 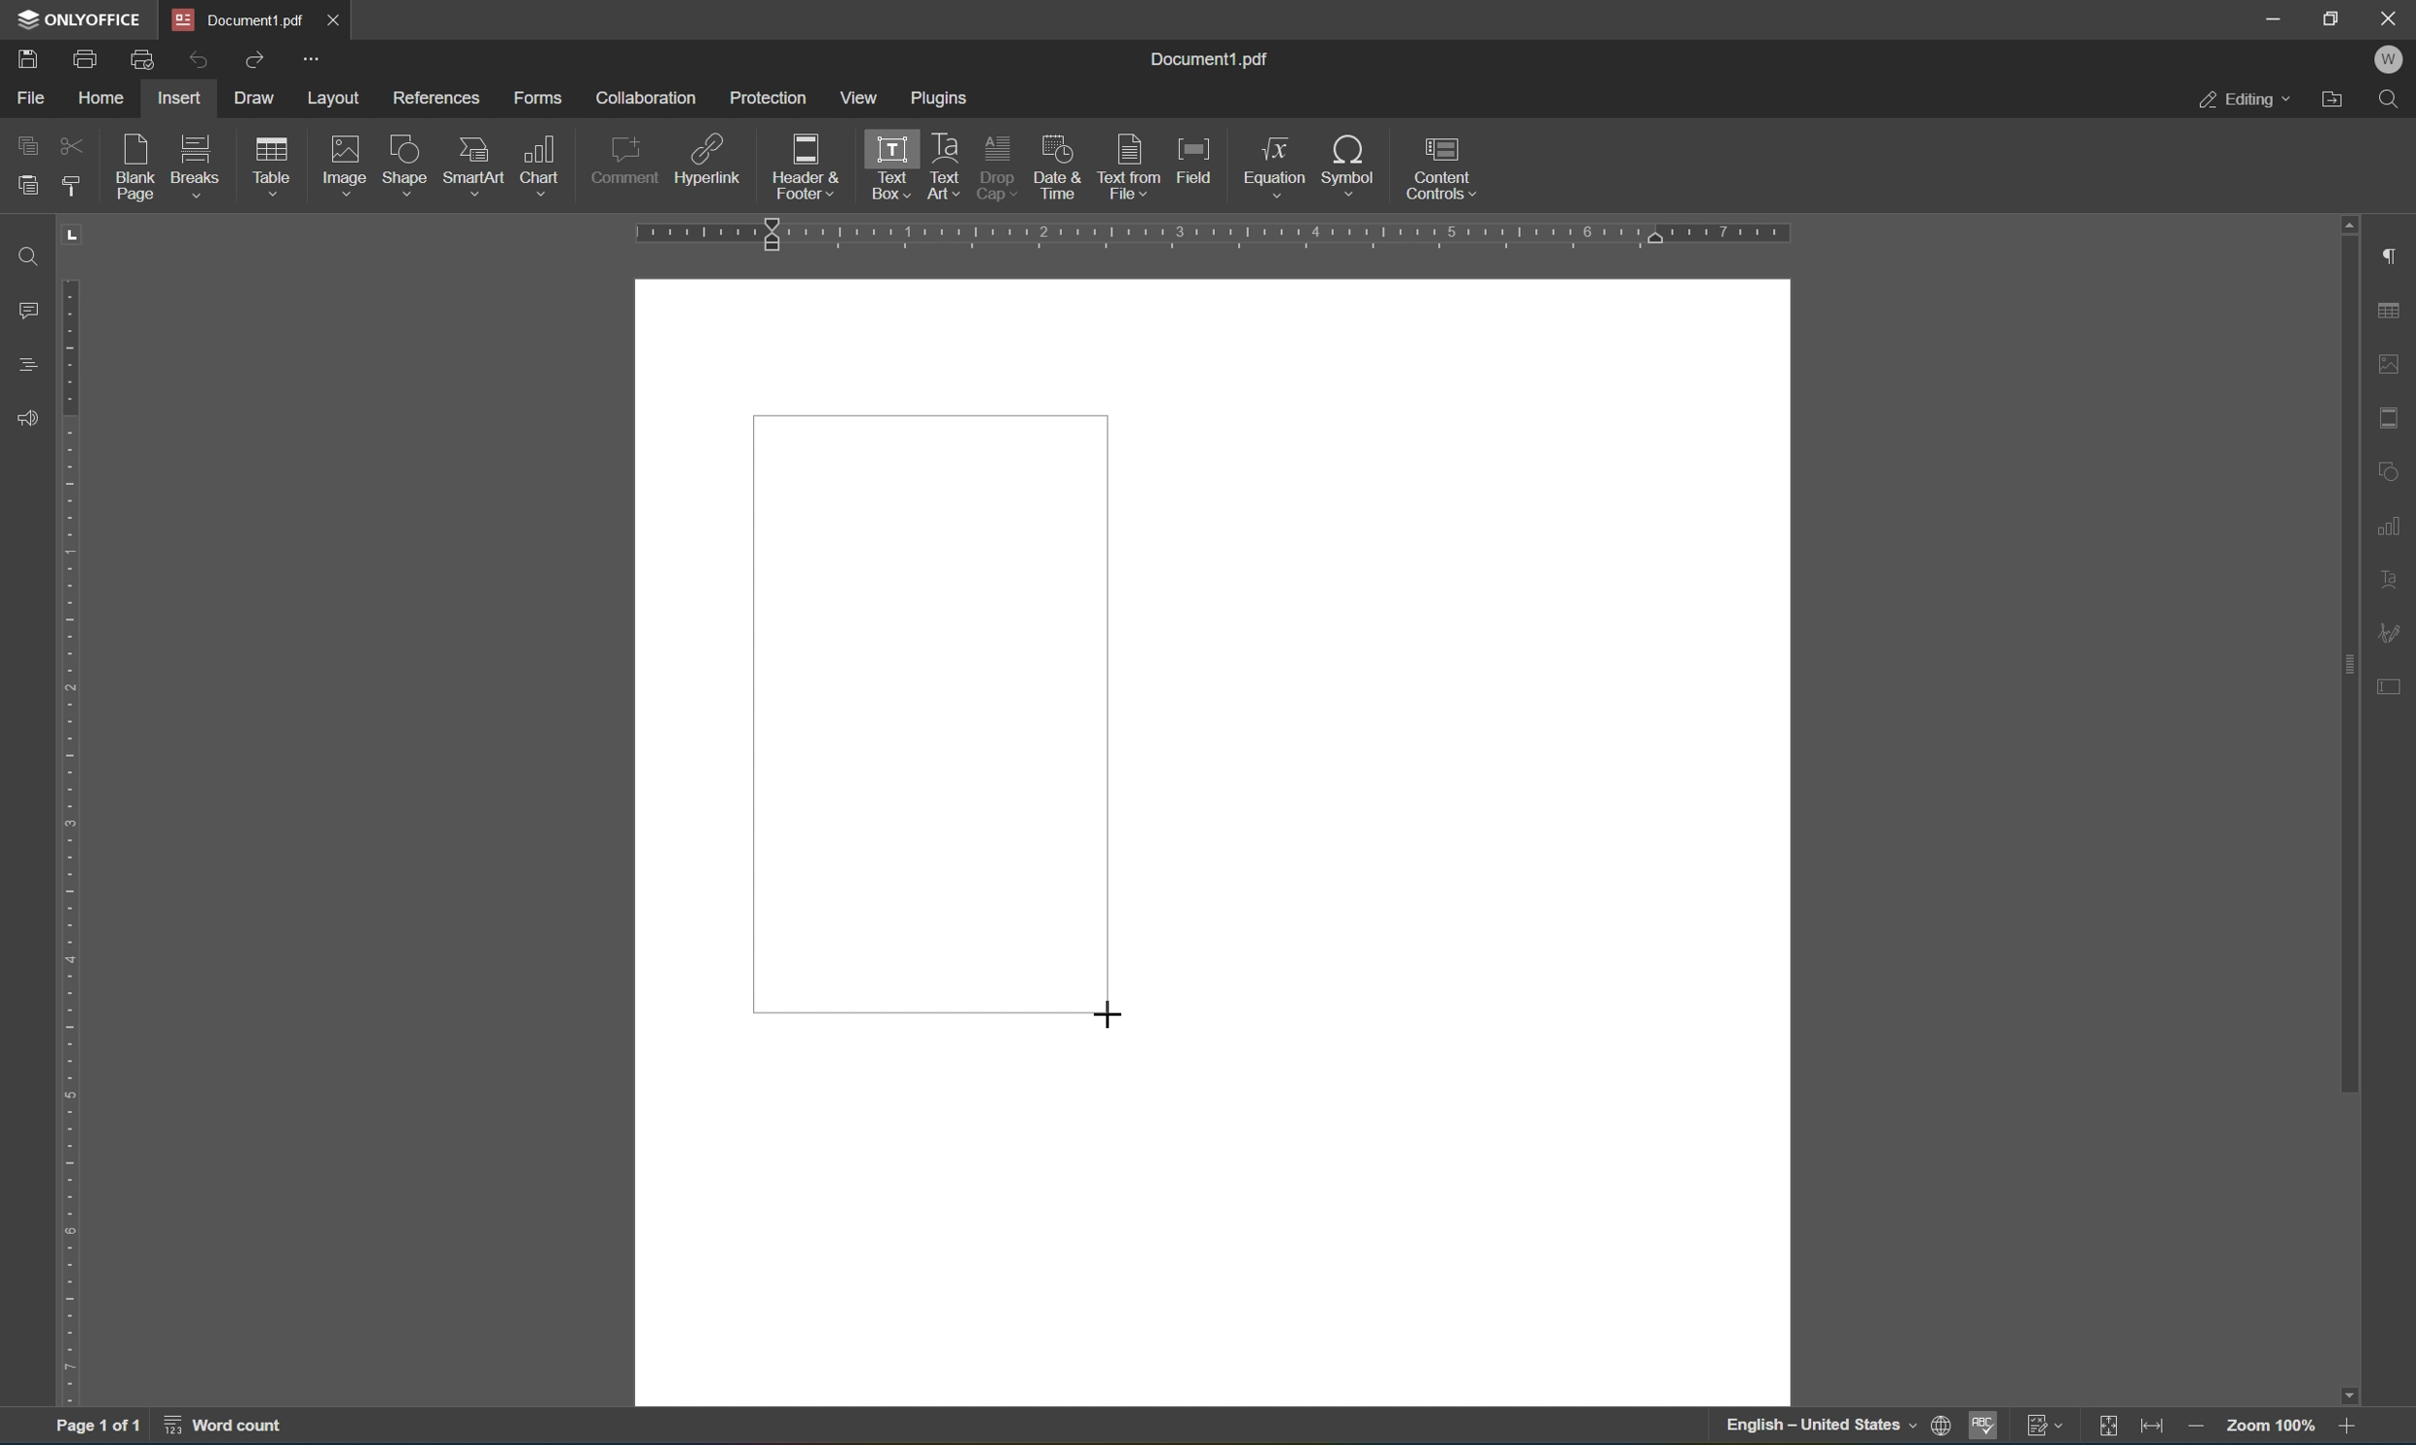 What do you see at coordinates (2391, 469) in the screenshot?
I see `Shape settings` at bounding box center [2391, 469].